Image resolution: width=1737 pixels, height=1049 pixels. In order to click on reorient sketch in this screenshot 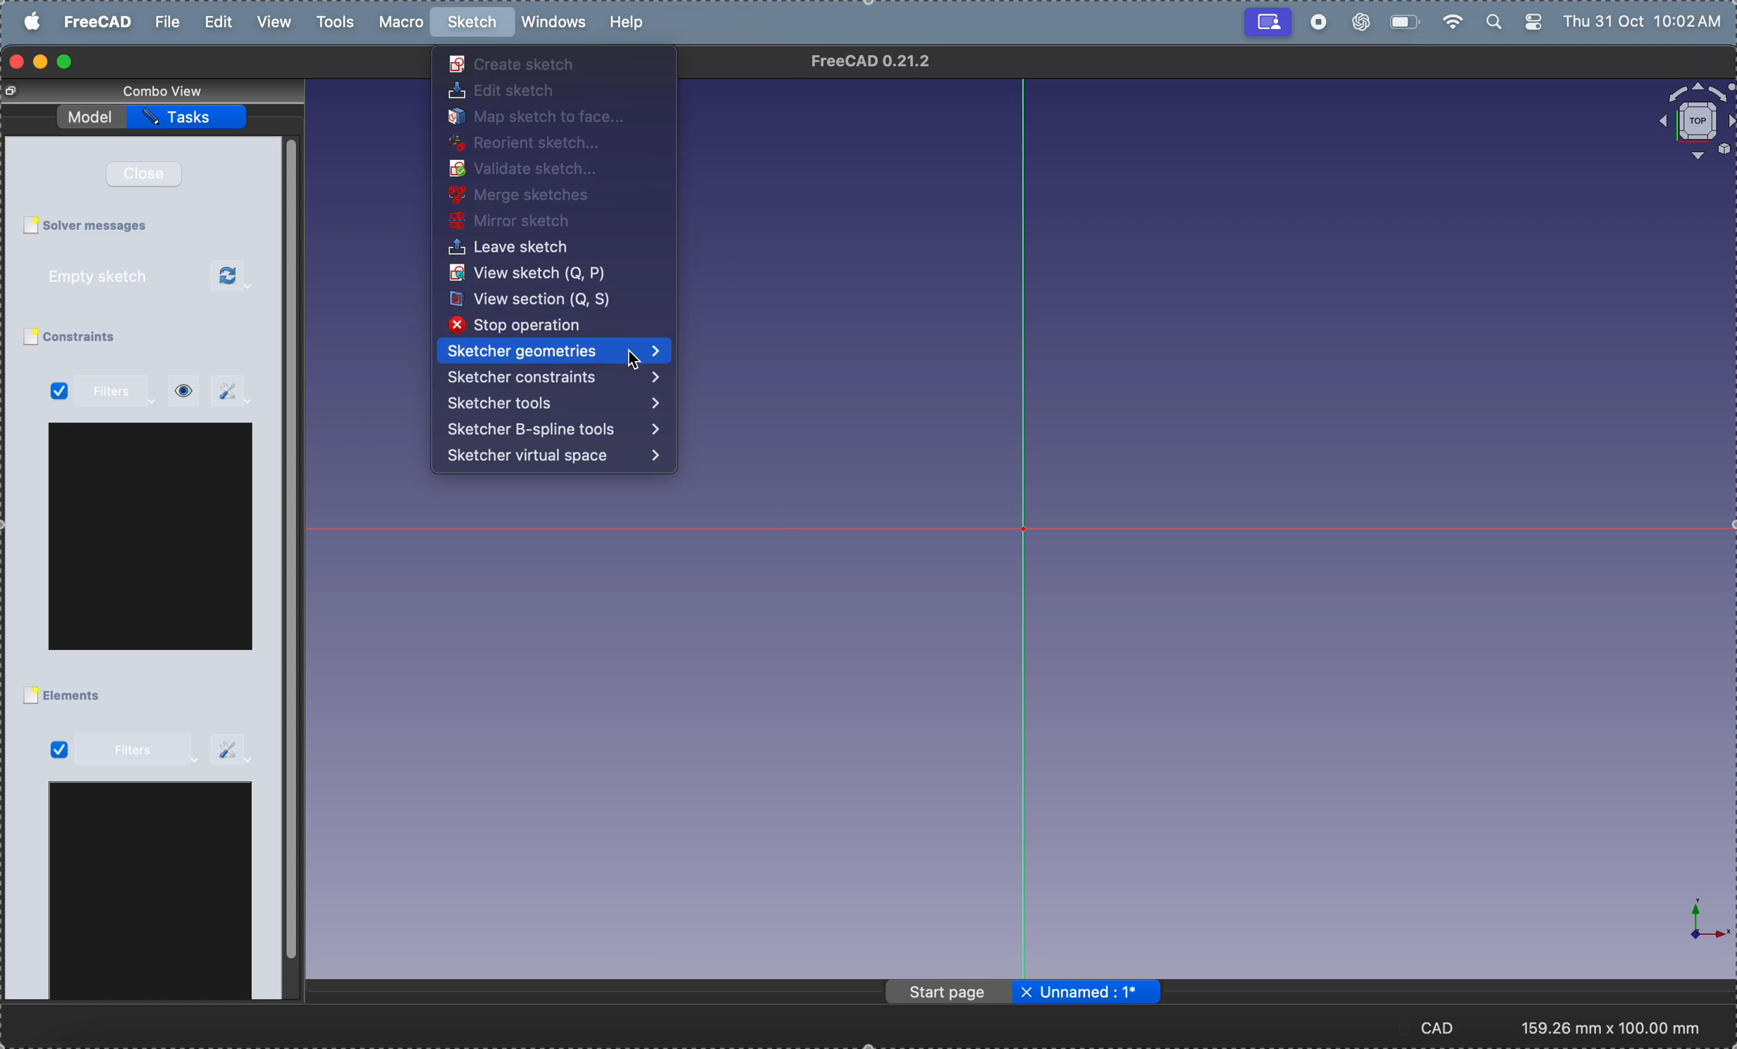, I will do `click(548, 144)`.